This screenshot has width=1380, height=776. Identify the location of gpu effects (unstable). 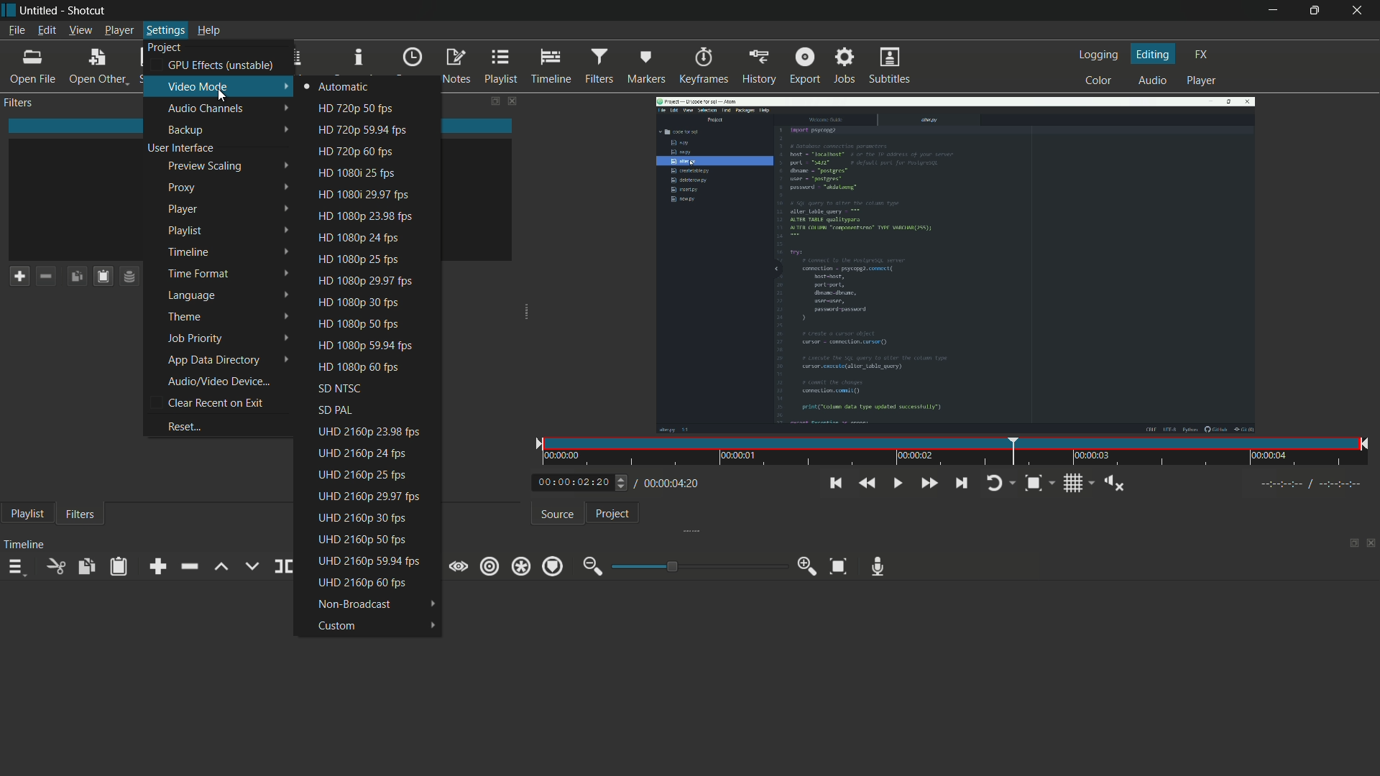
(221, 66).